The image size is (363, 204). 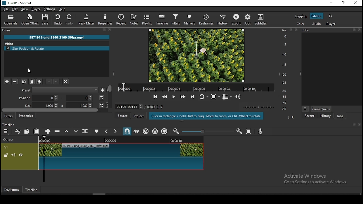 I want to click on paste filter, so click(x=32, y=82).